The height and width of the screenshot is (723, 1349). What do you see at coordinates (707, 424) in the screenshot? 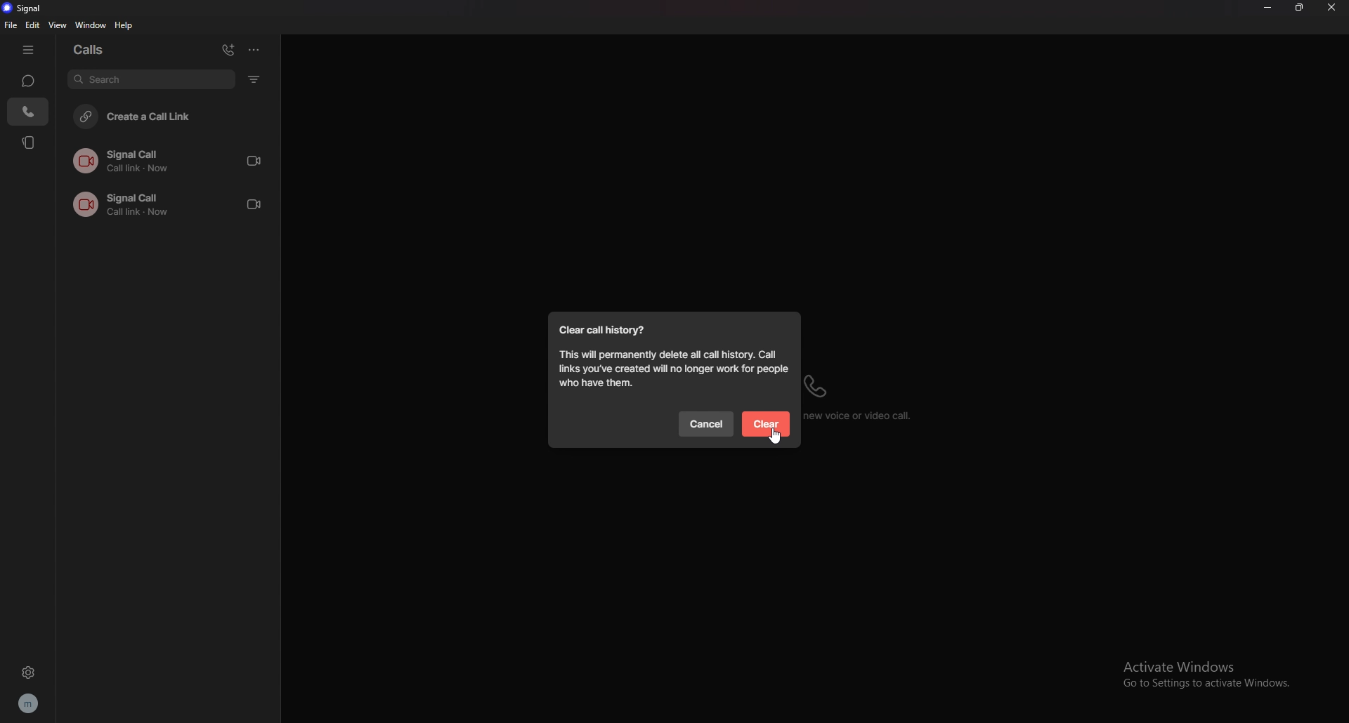
I see `cancel` at bounding box center [707, 424].